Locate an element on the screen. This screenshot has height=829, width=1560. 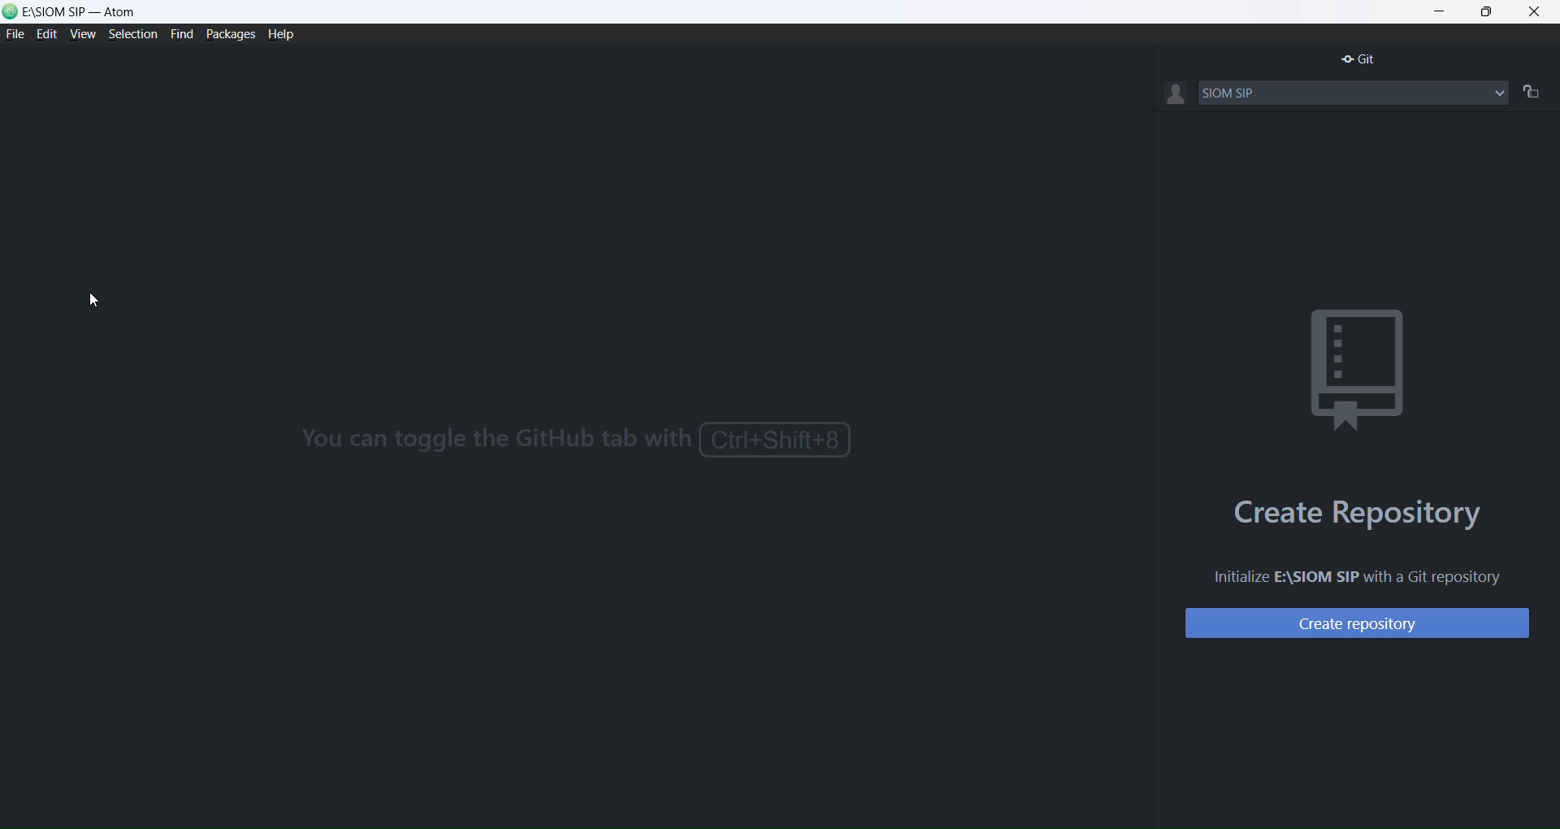
maximize is located at coordinates (1489, 13).